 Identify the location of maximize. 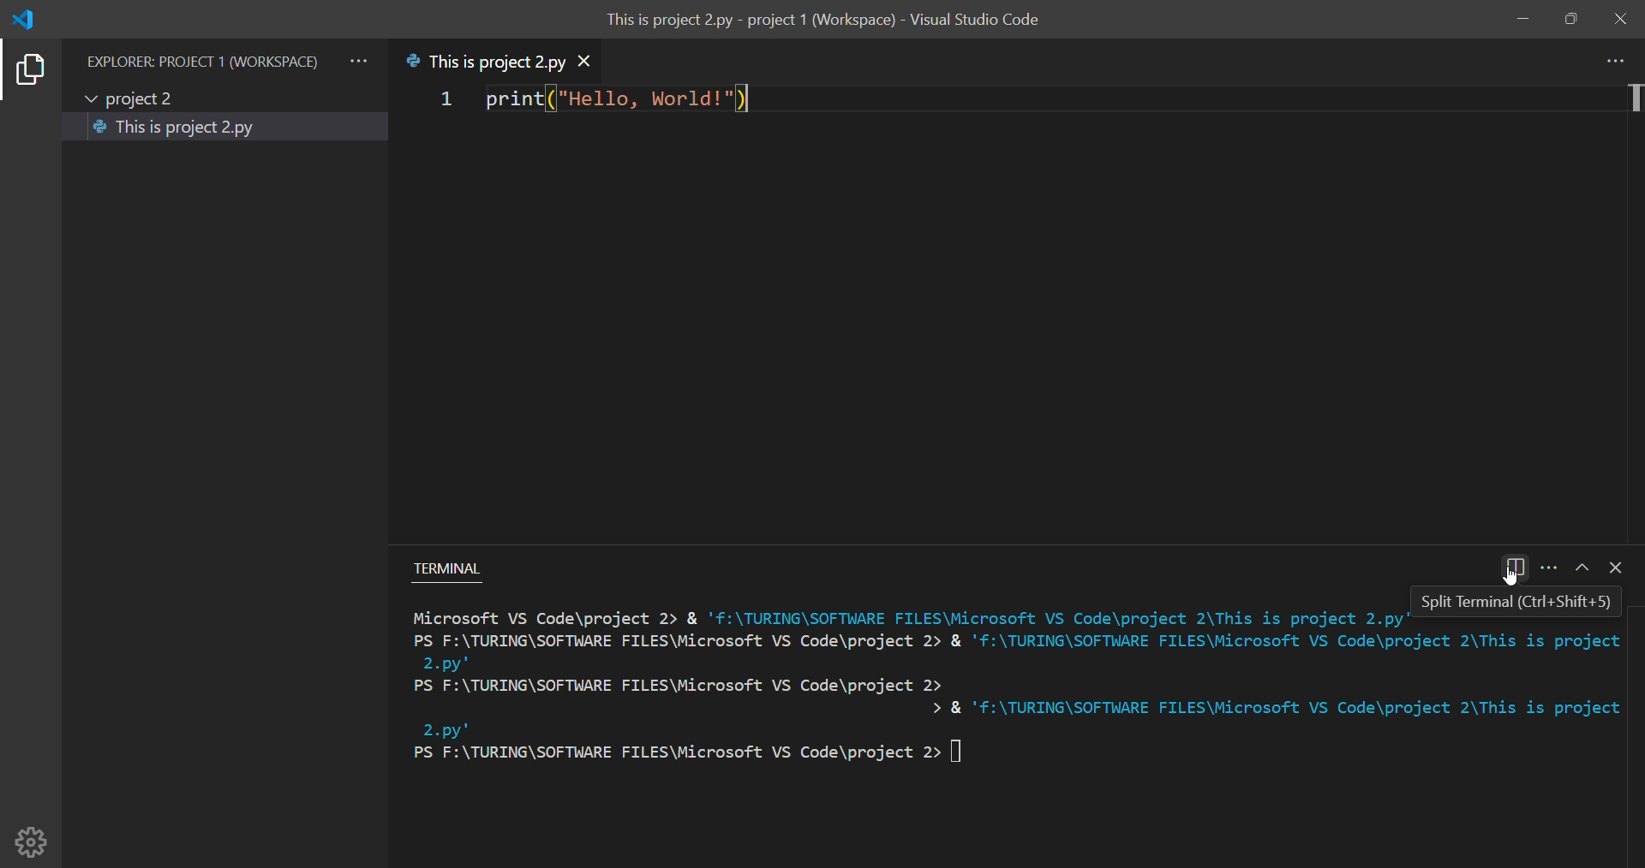
(1571, 21).